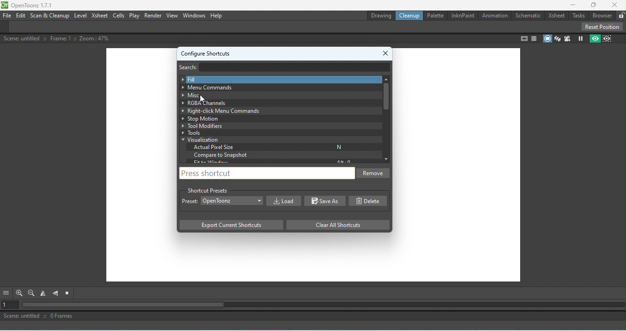  Describe the element at coordinates (44, 294) in the screenshot. I see `Flip horizontal` at that location.